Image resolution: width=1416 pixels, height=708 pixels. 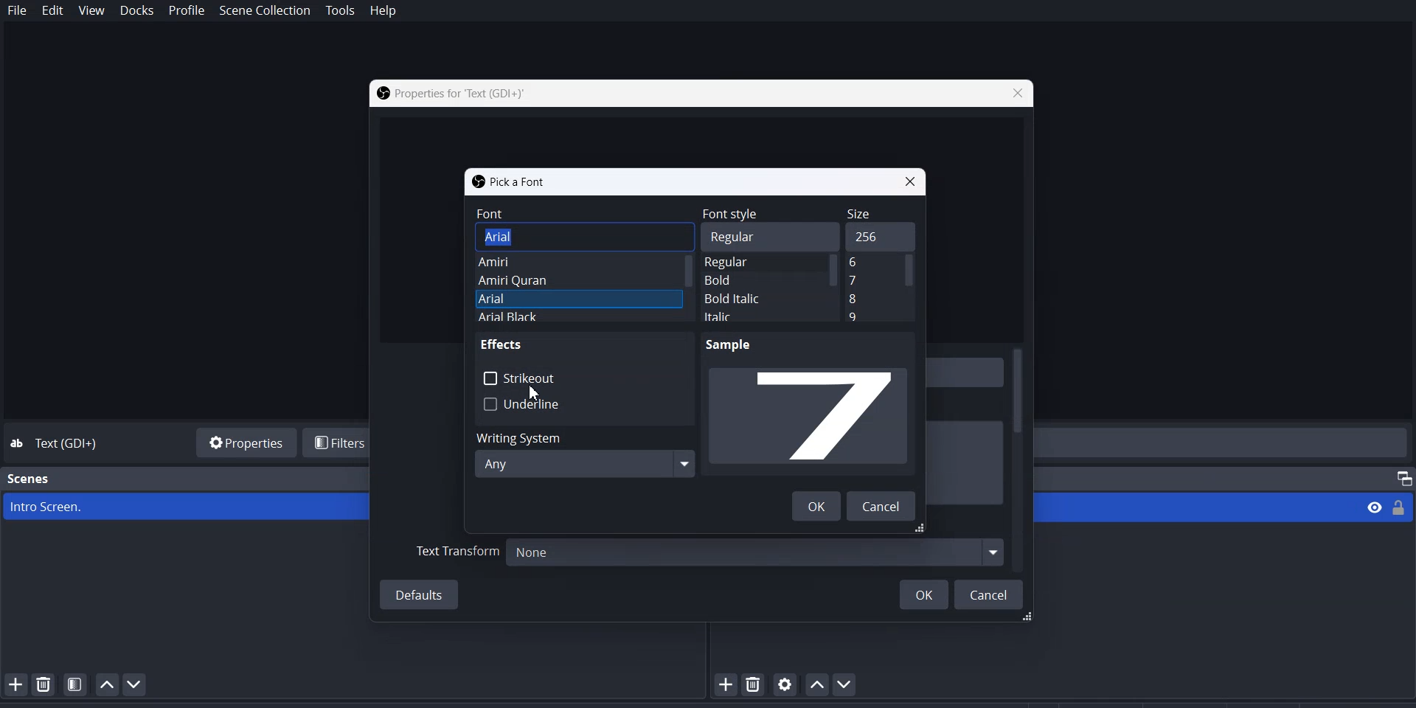 What do you see at coordinates (835, 288) in the screenshot?
I see `Vertical Scroll bar` at bounding box center [835, 288].